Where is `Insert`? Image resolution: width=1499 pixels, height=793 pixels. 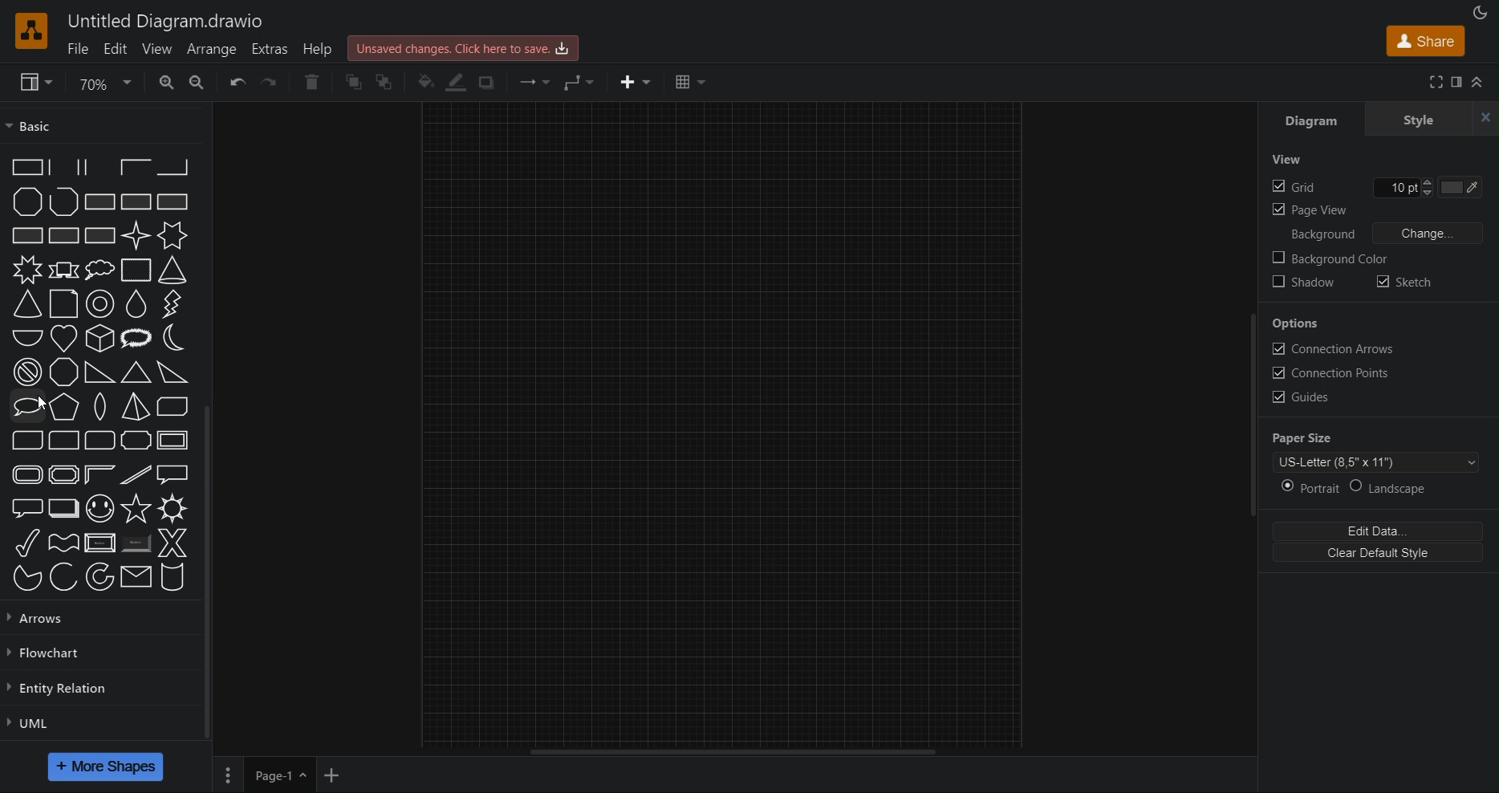
Insert is located at coordinates (633, 83).